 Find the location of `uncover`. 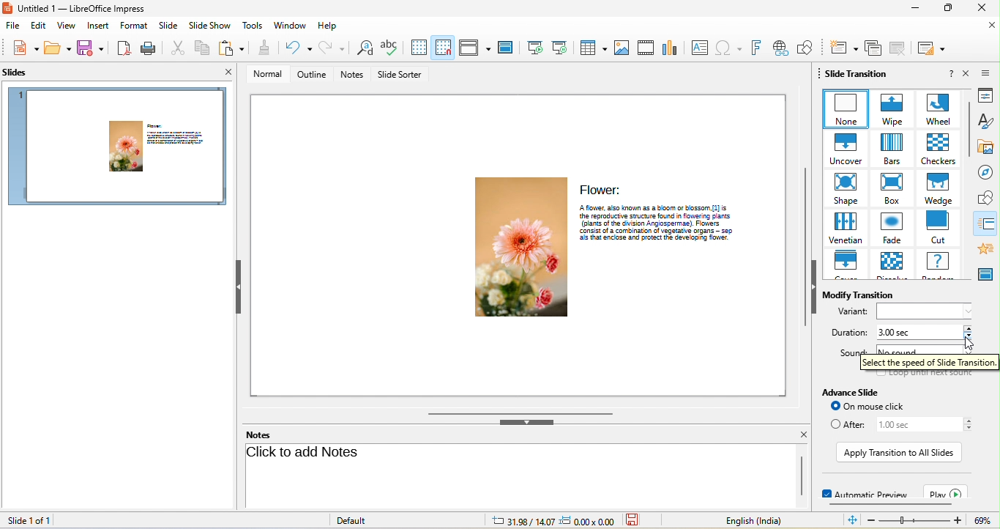

uncover is located at coordinates (843, 149).